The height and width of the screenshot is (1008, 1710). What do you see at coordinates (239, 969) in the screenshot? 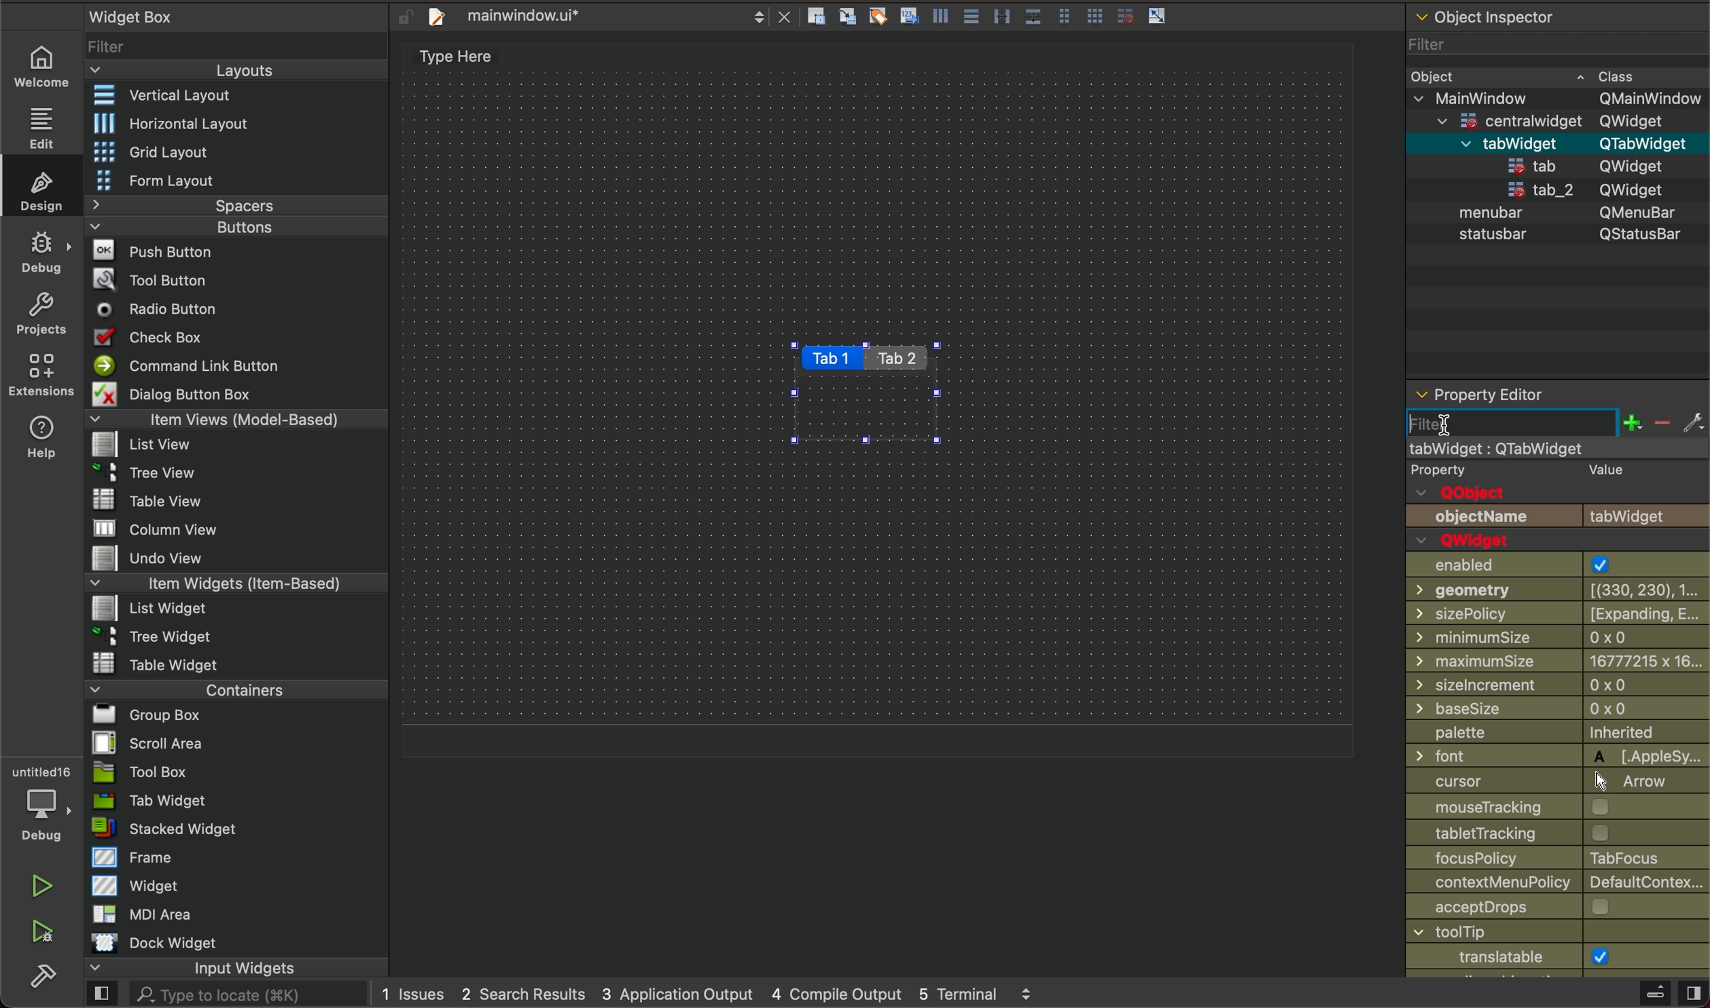
I see `input widgets` at bounding box center [239, 969].